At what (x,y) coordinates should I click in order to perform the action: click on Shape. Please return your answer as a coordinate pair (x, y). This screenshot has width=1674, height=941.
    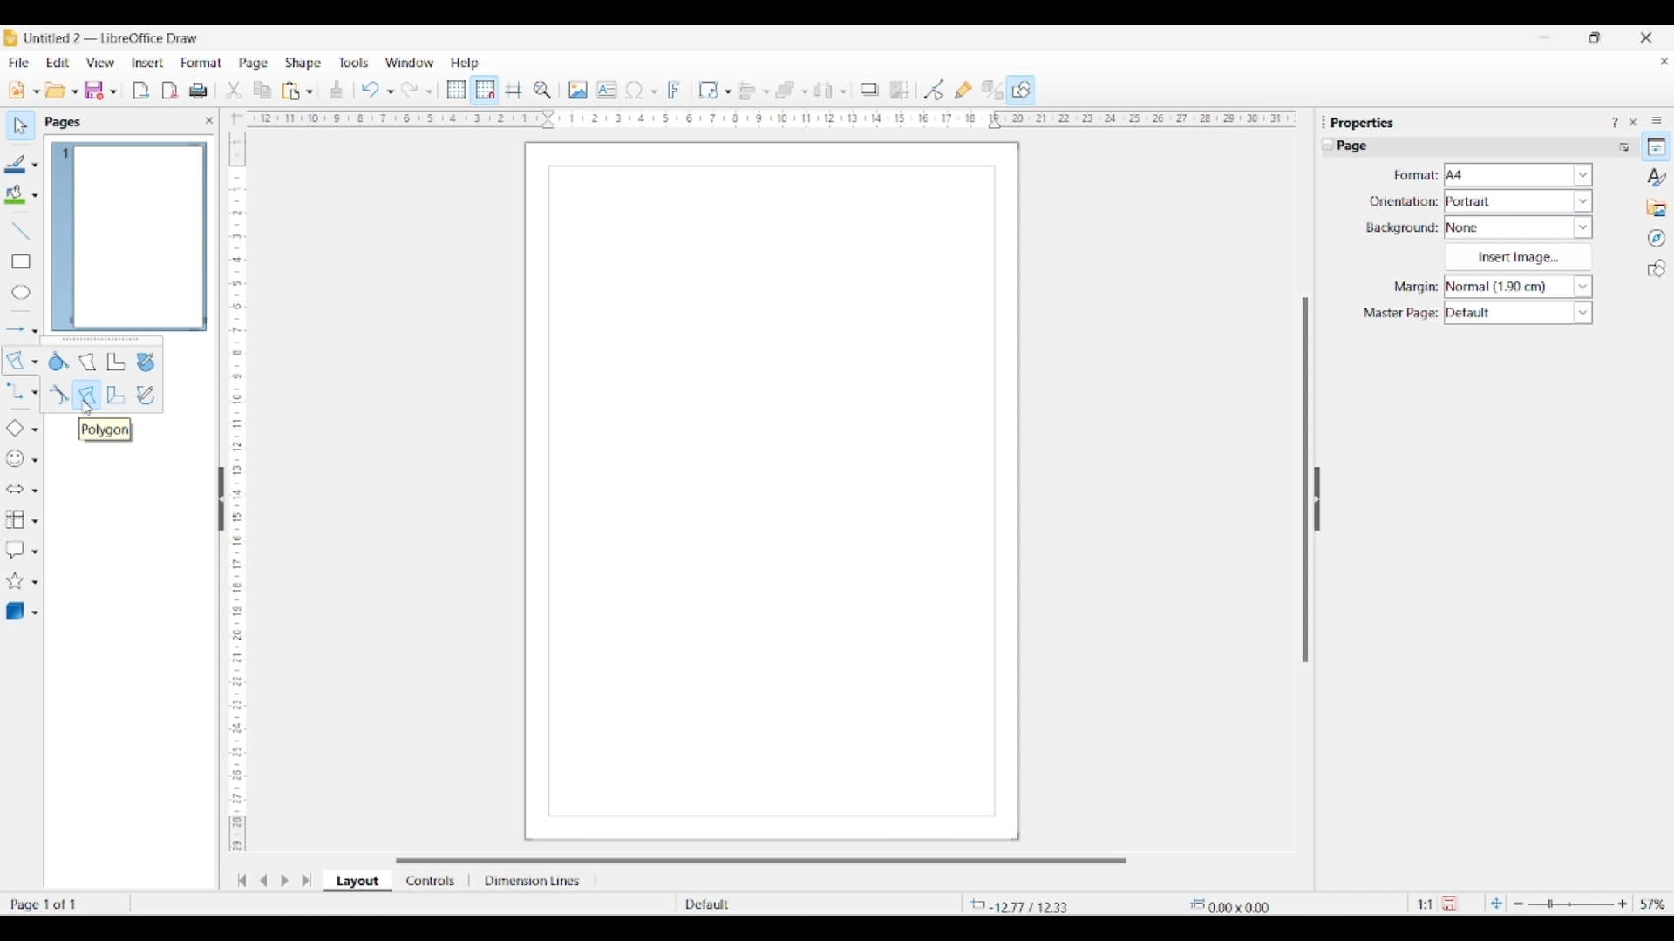
    Looking at the image, I should click on (304, 64).